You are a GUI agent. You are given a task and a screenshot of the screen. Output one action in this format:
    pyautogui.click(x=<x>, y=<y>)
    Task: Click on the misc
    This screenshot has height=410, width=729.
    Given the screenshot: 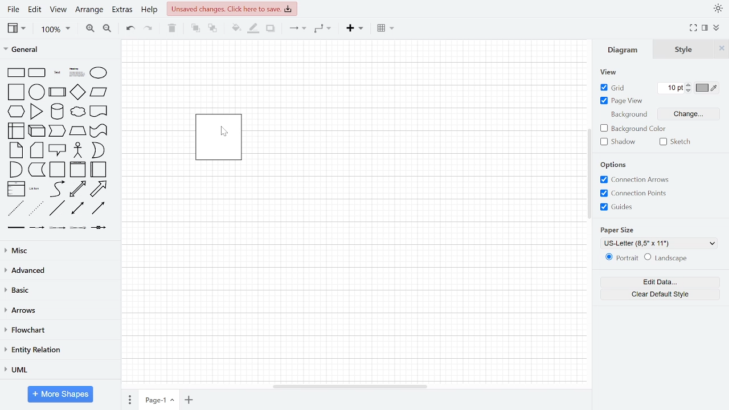 What is the action you would take?
    pyautogui.click(x=59, y=249)
    